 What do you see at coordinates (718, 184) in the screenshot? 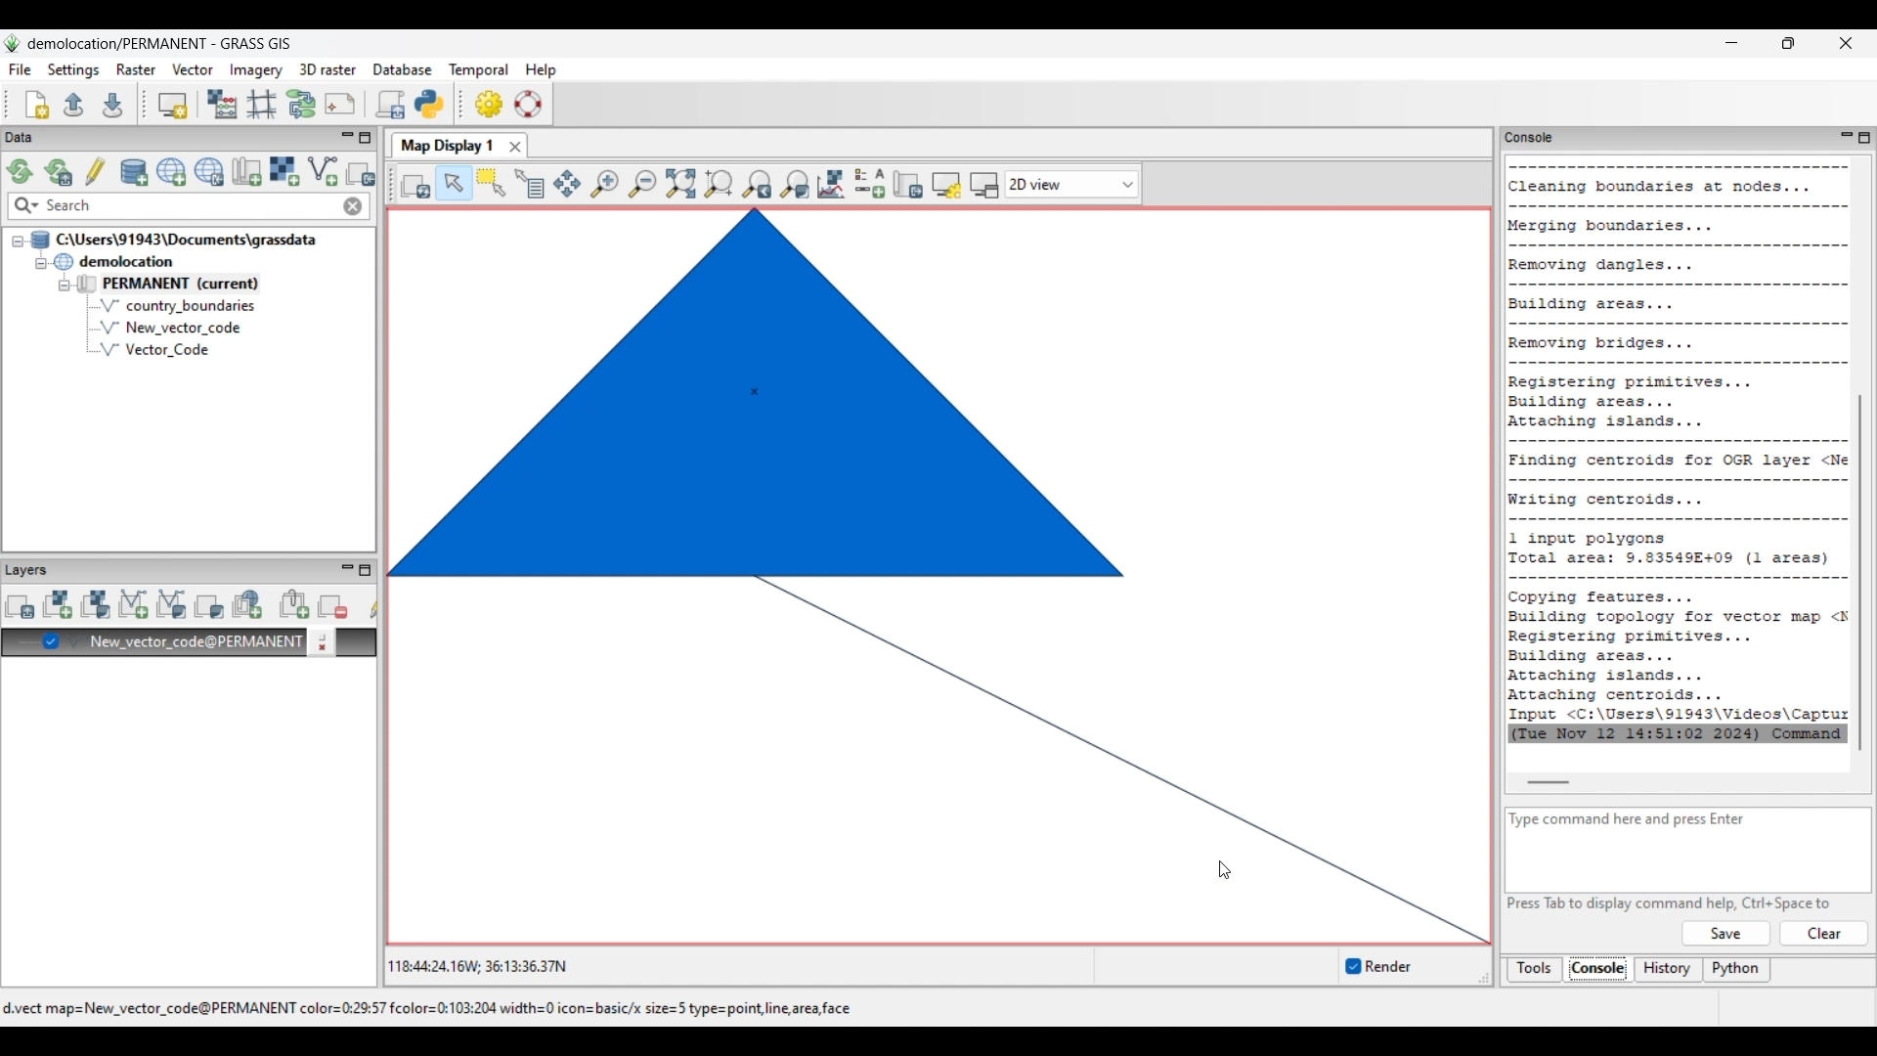
I see `Zoom to computational region extent` at bounding box center [718, 184].